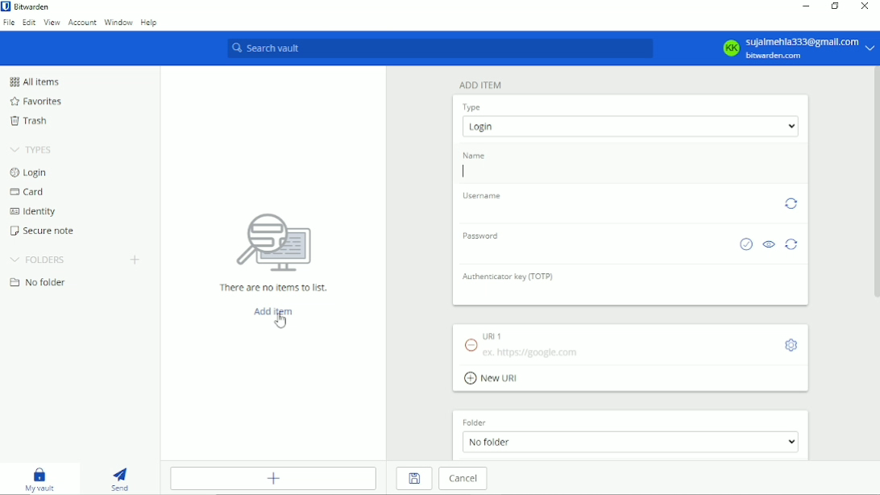  What do you see at coordinates (627, 172) in the screenshot?
I see `add name` at bounding box center [627, 172].